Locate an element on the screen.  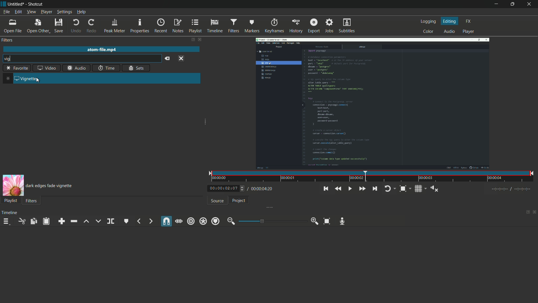
export is located at coordinates (314, 25).